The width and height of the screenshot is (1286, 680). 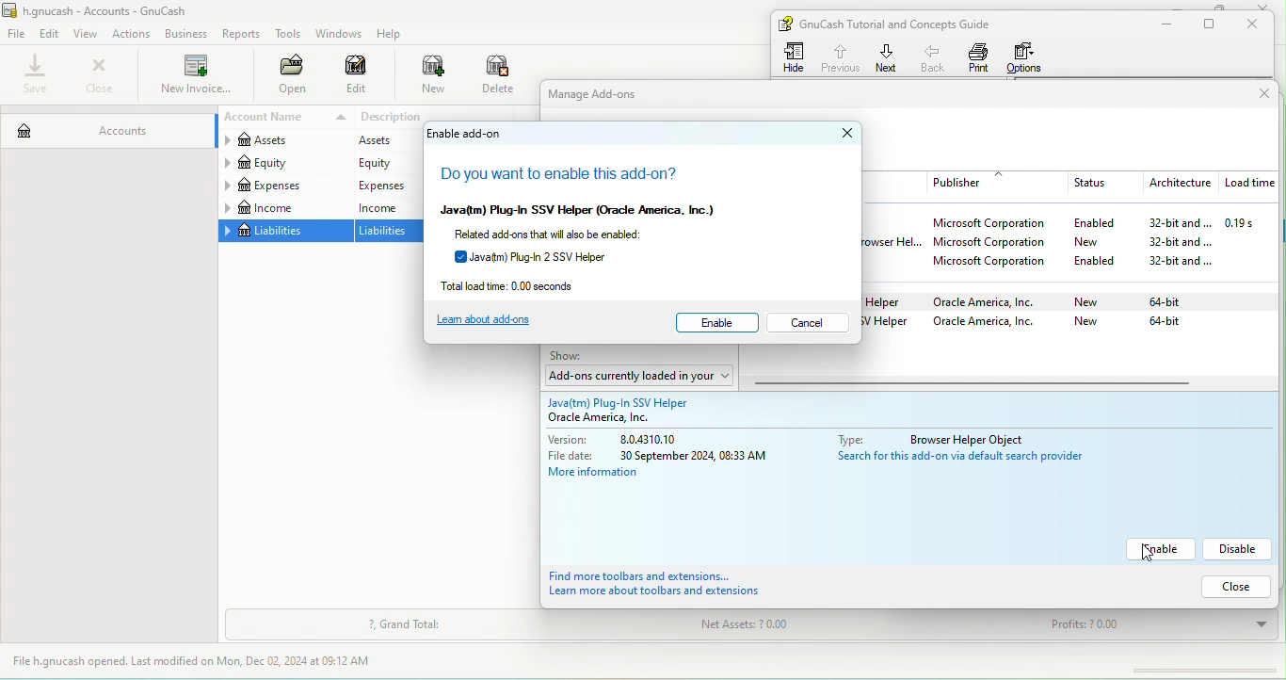 I want to click on reports, so click(x=243, y=34).